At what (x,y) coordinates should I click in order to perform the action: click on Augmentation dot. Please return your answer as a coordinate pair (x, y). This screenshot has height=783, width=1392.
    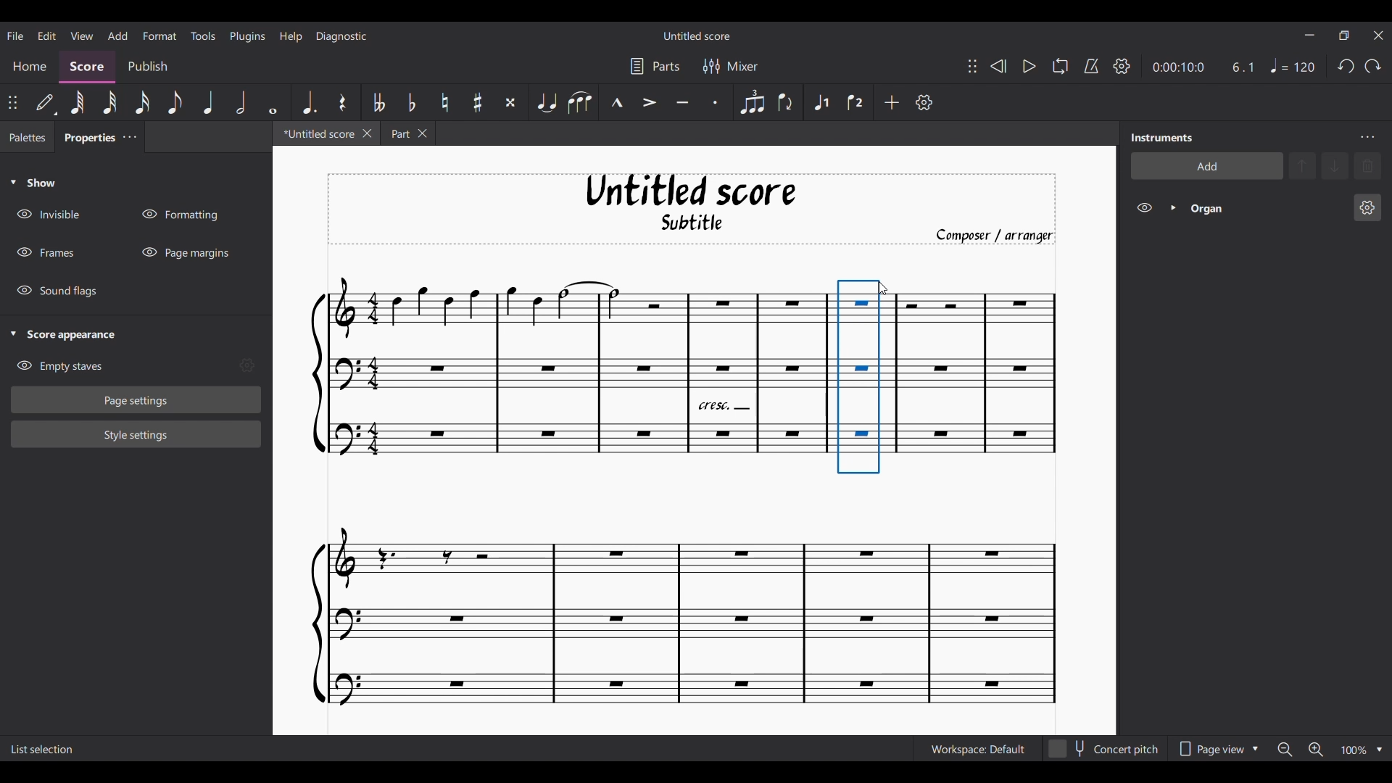
    Looking at the image, I should click on (308, 102).